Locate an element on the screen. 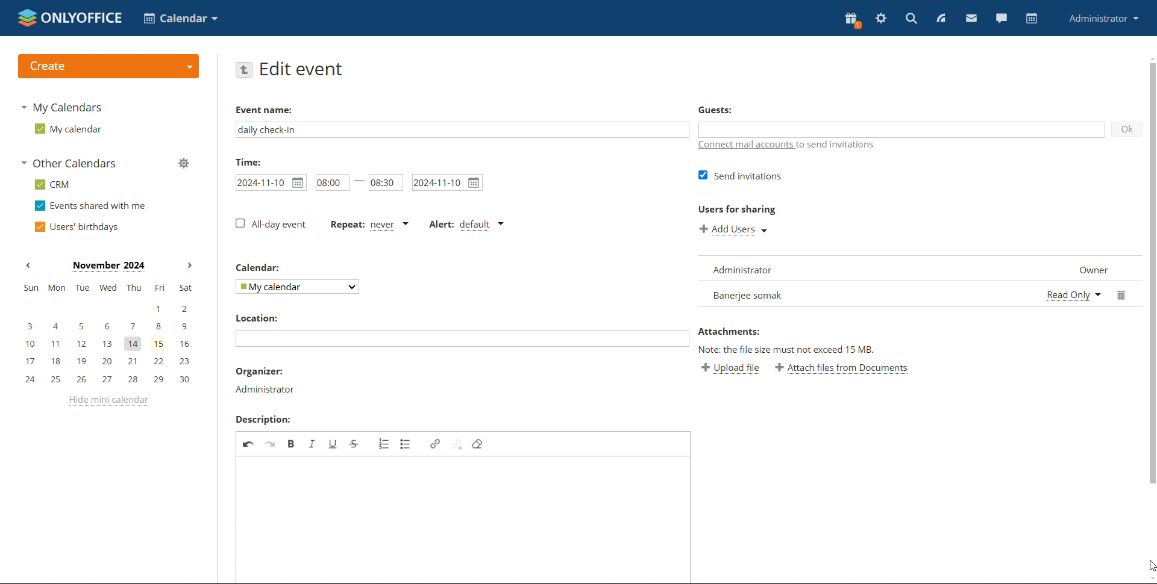 The width and height of the screenshot is (1157, 584). redo is located at coordinates (271, 444).